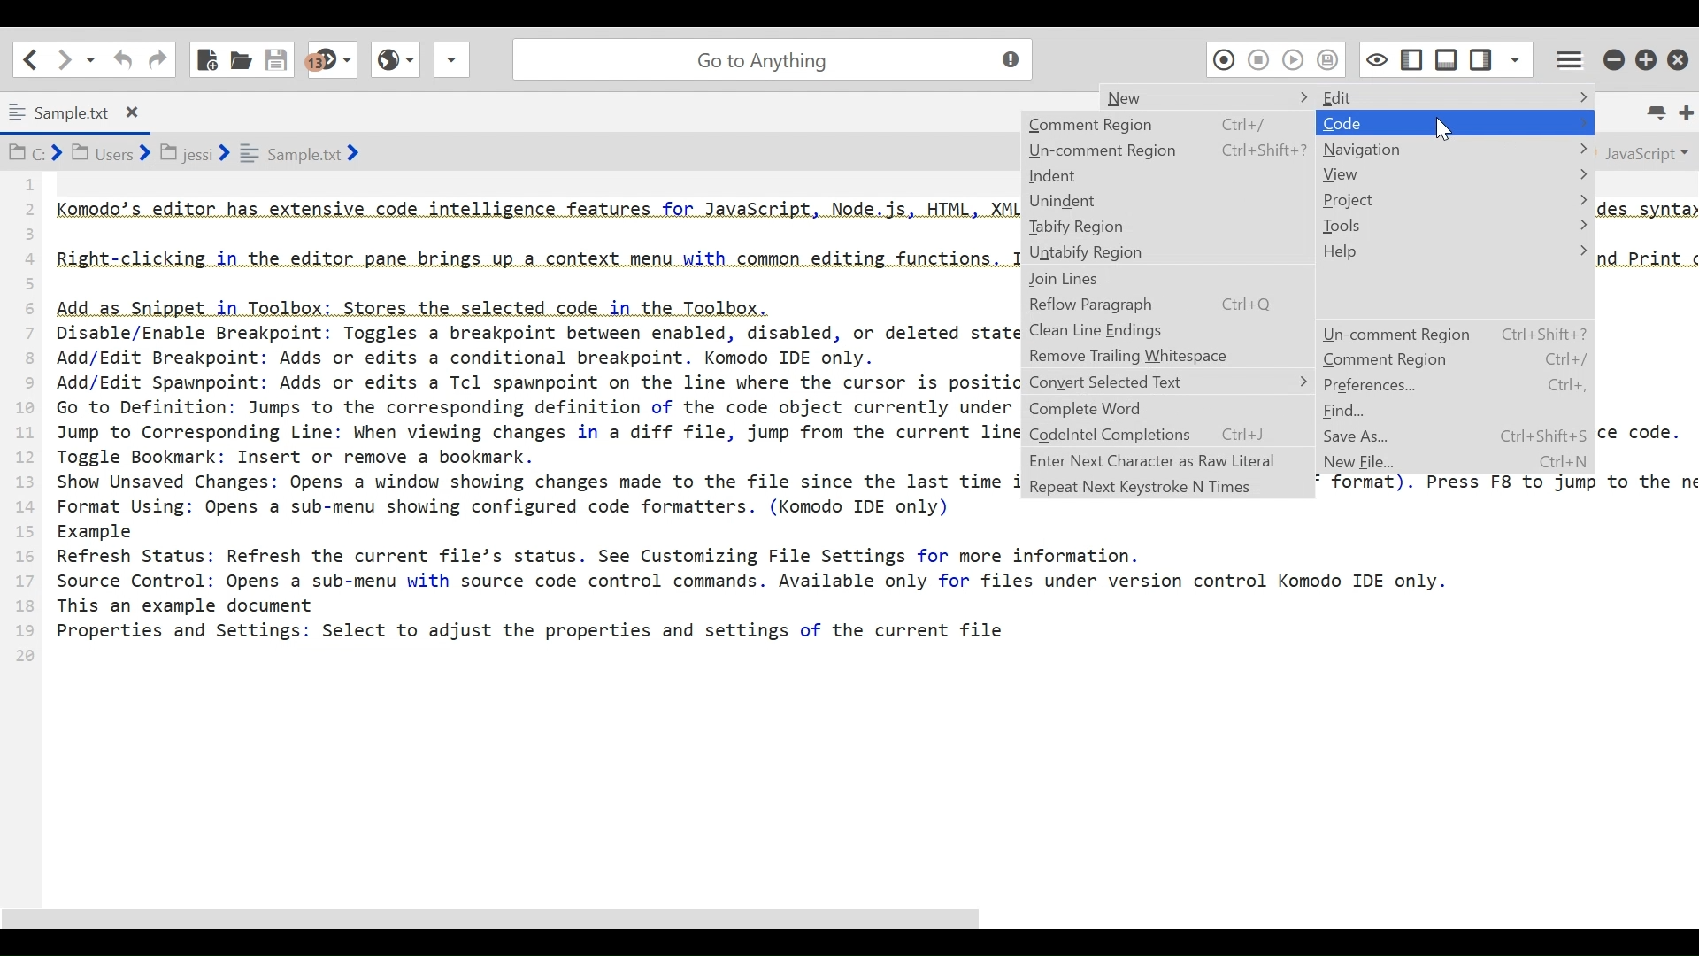 The height and width of the screenshot is (956, 1699). Describe the element at coordinates (1443, 131) in the screenshot. I see `Cursor` at that location.